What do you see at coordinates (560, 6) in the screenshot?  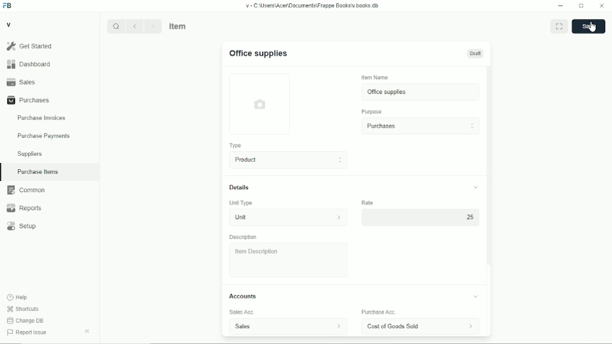 I see `Minimize` at bounding box center [560, 6].